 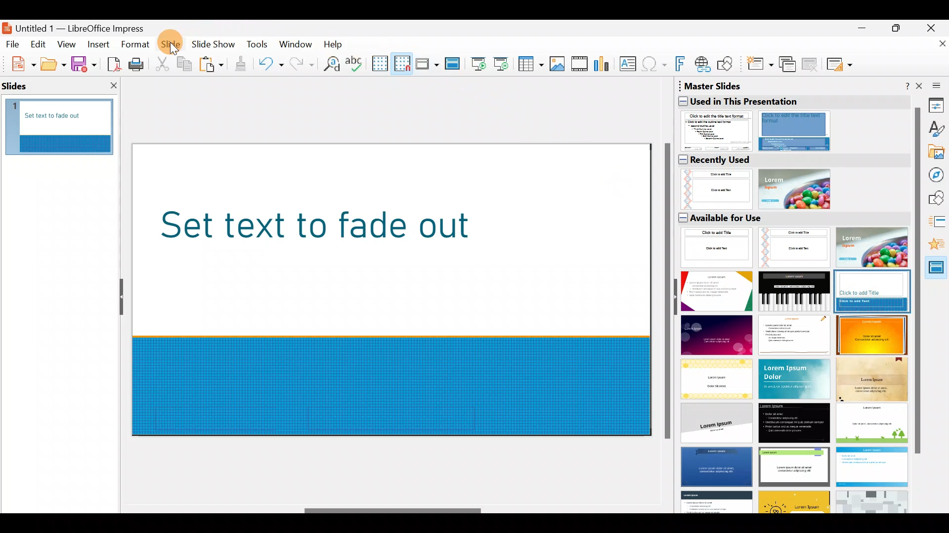 I want to click on Tools, so click(x=258, y=46).